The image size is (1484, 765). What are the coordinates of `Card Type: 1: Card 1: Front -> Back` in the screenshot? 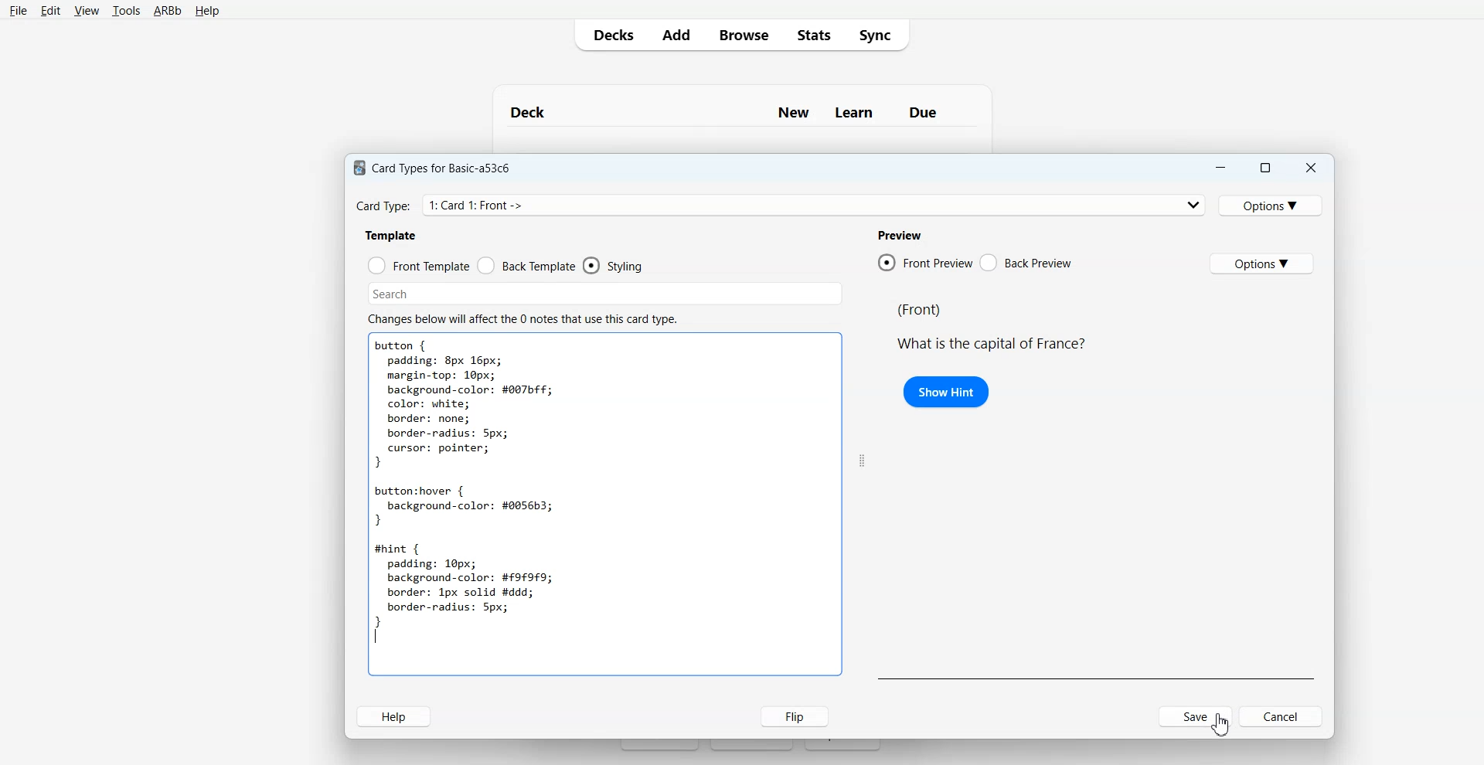 It's located at (496, 205).